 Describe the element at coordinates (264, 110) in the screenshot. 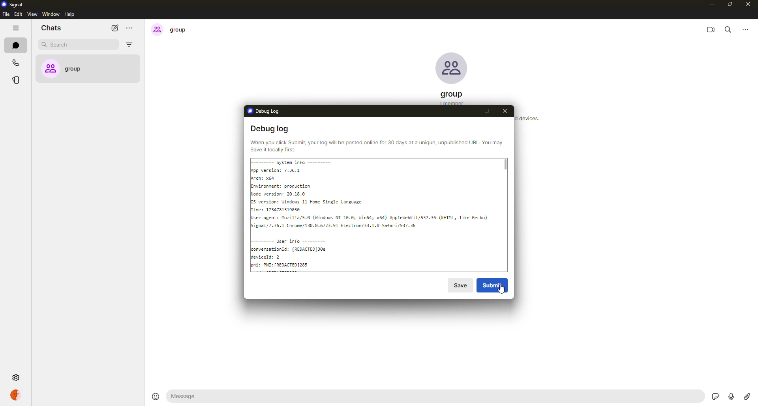

I see `debug log` at that location.